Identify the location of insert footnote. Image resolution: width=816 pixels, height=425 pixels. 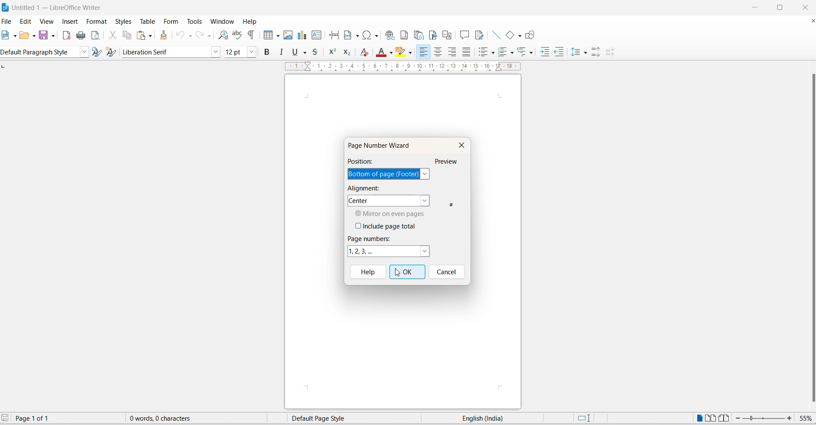
(404, 35).